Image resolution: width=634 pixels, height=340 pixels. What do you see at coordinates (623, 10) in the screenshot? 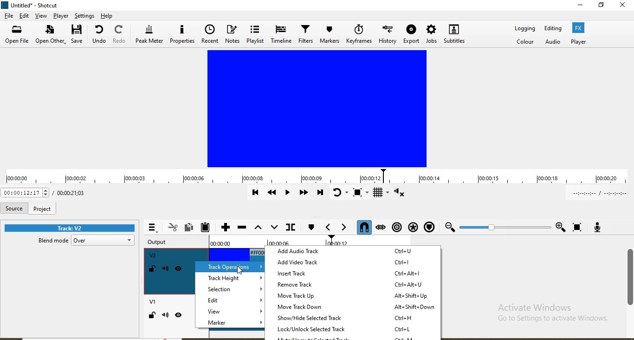
I see `close` at bounding box center [623, 10].